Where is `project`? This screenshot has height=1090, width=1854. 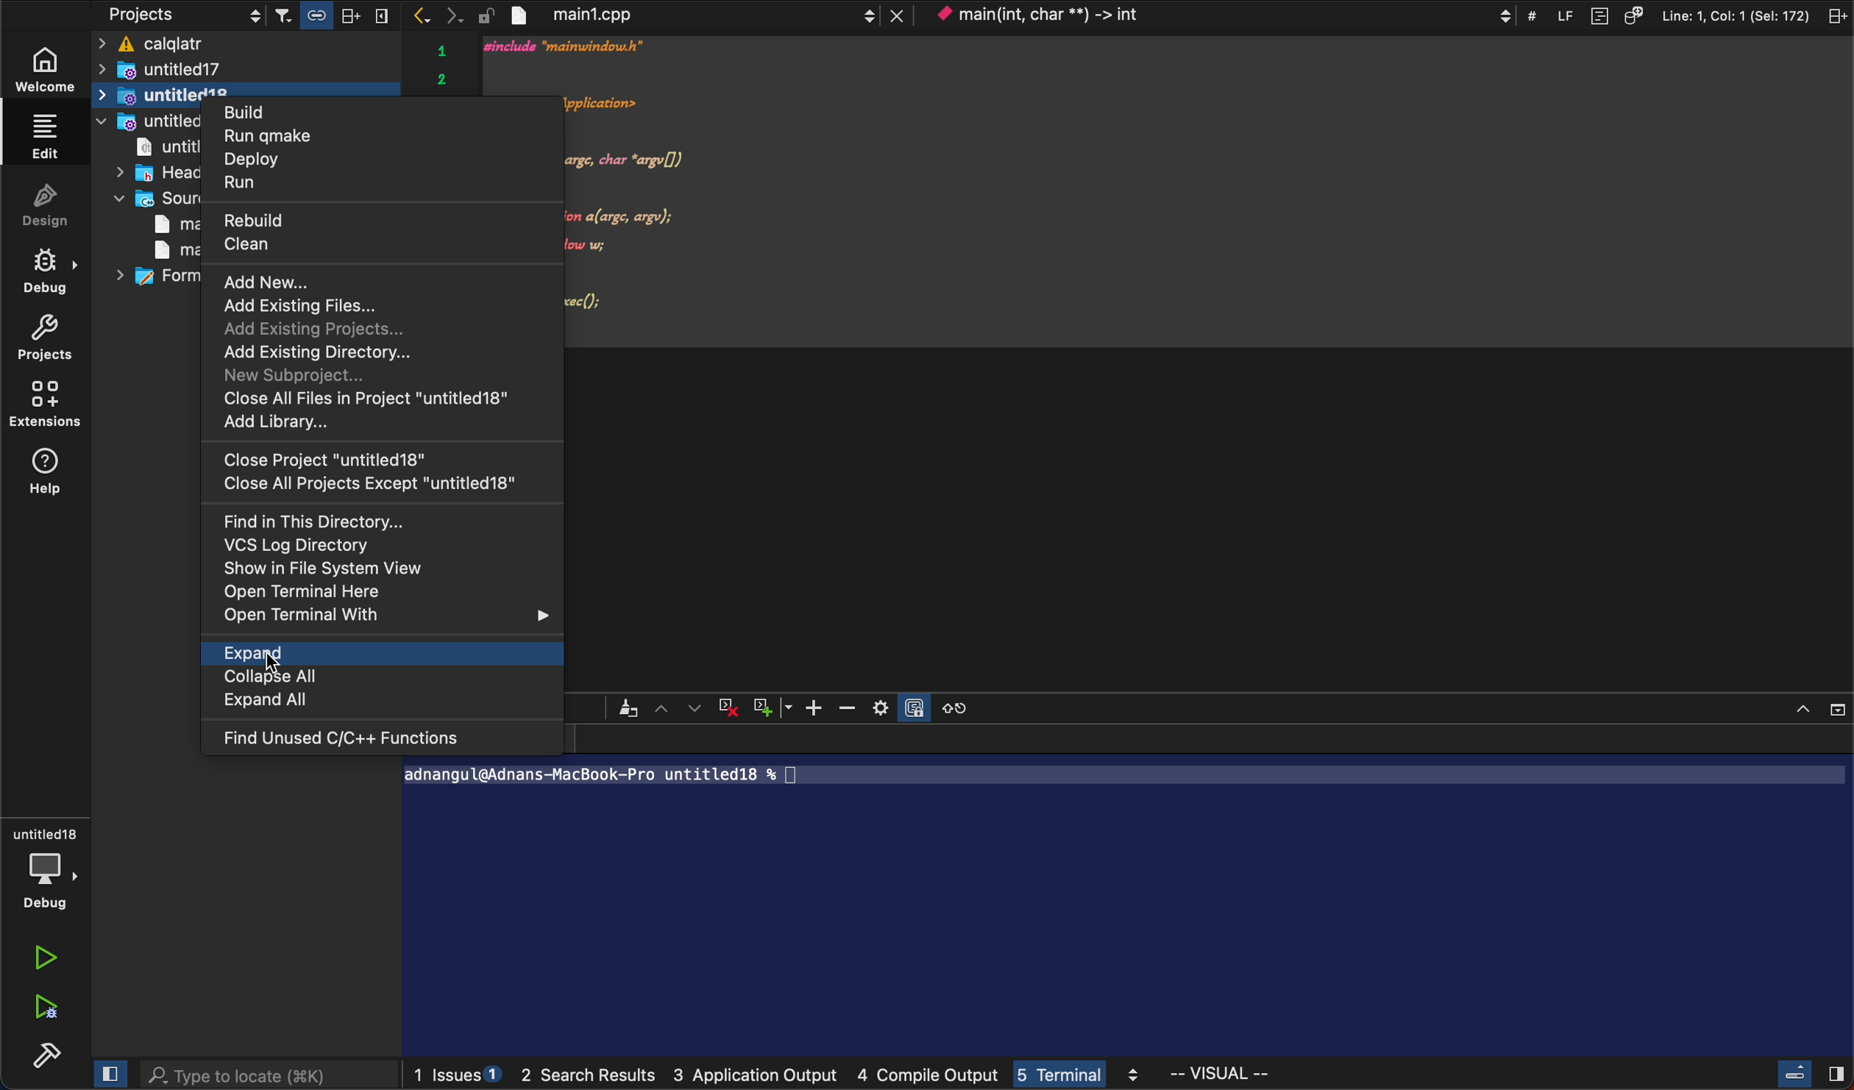
project is located at coordinates (44, 338).